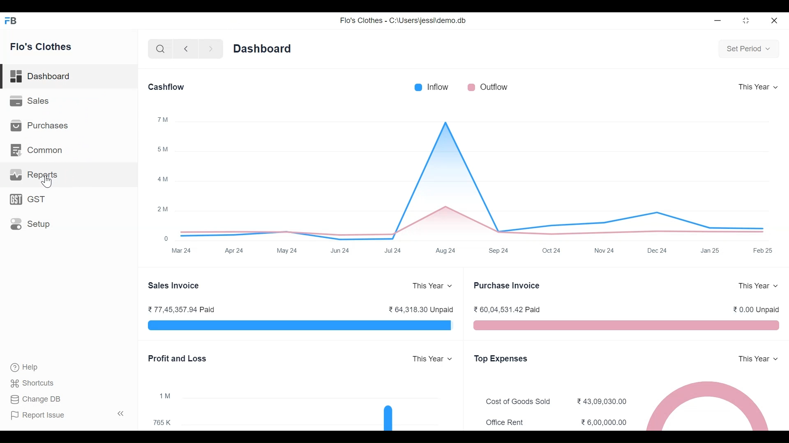 The image size is (789, 443). I want to click on Office Rent, so click(505, 423).